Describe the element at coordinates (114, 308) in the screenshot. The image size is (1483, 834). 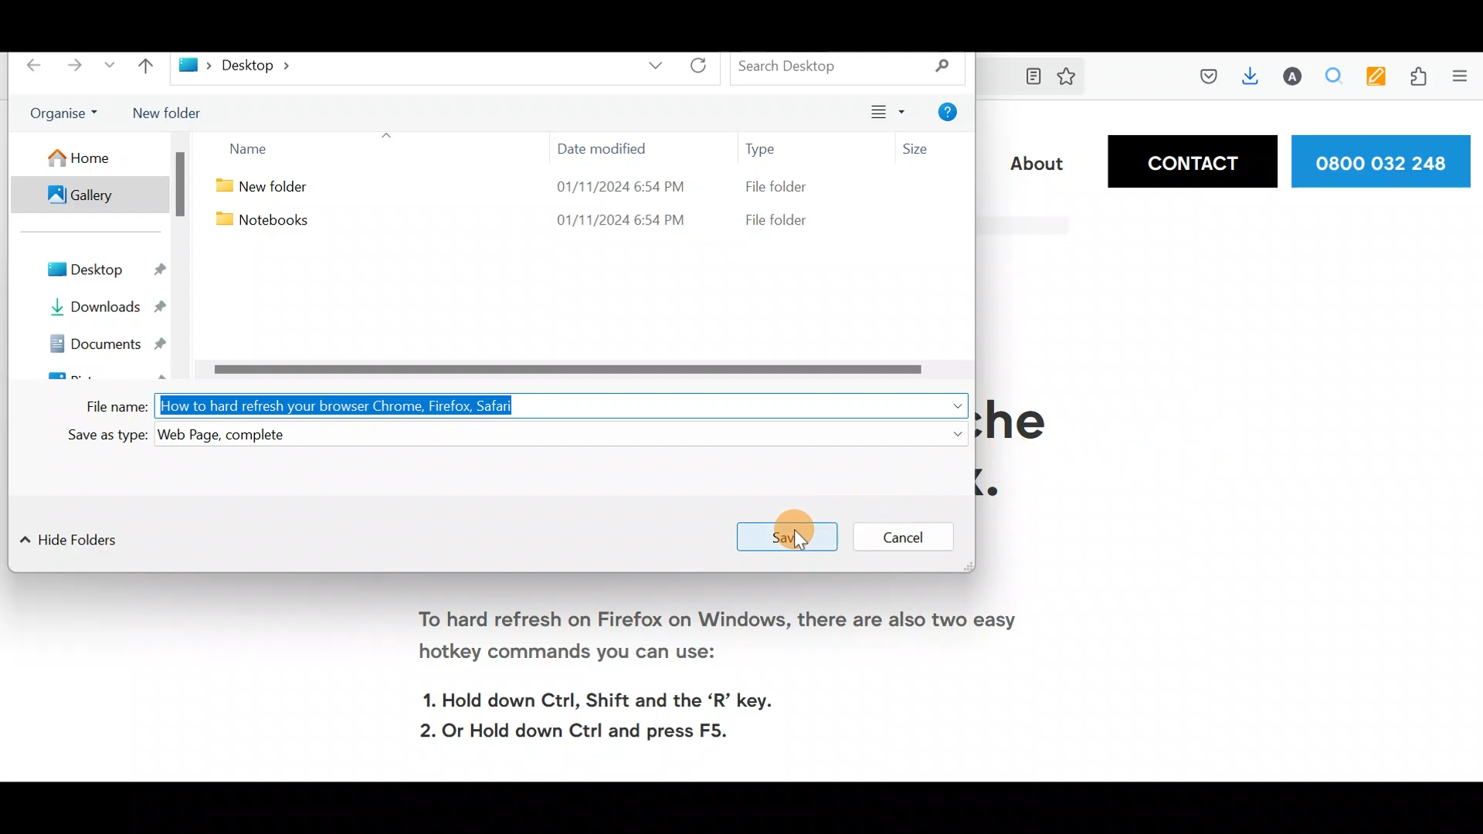
I see `Downloads` at that location.